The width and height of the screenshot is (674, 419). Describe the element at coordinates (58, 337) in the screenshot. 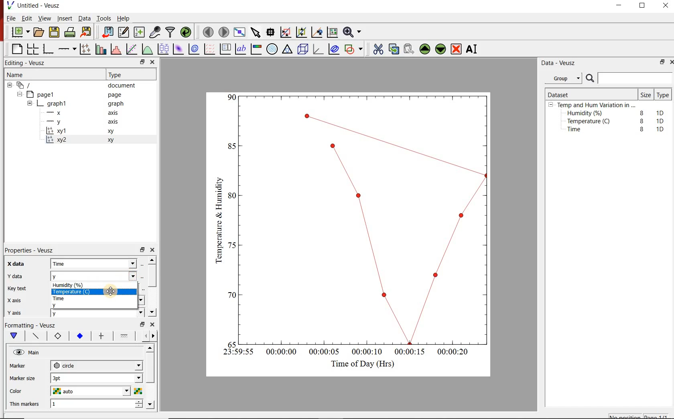

I see `marker border` at that location.